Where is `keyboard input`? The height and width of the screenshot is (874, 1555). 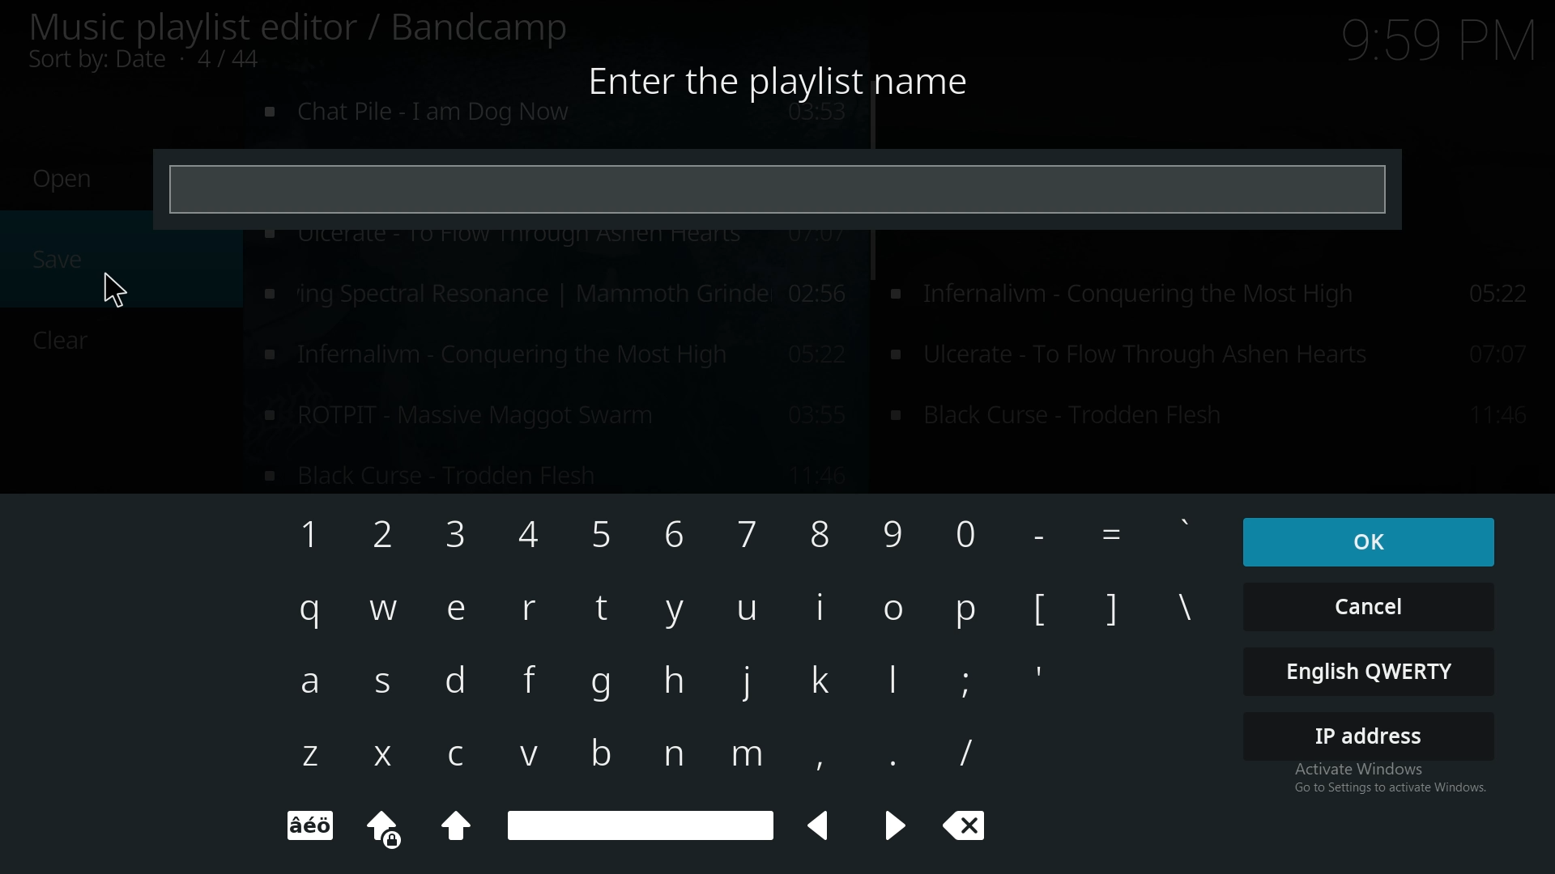 keyboard input is located at coordinates (679, 679).